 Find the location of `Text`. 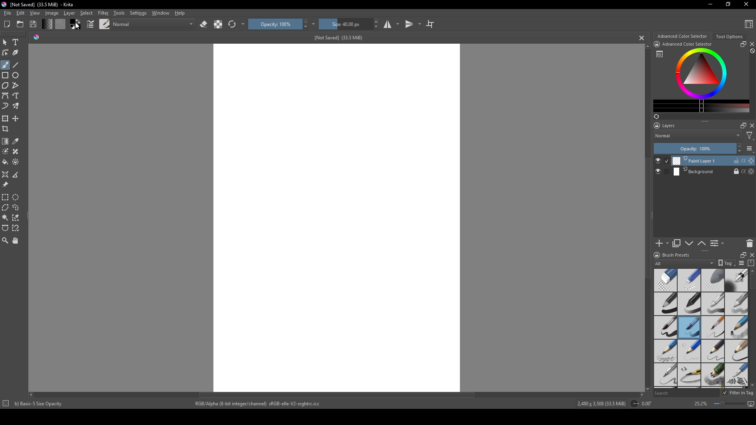

Text is located at coordinates (17, 43).